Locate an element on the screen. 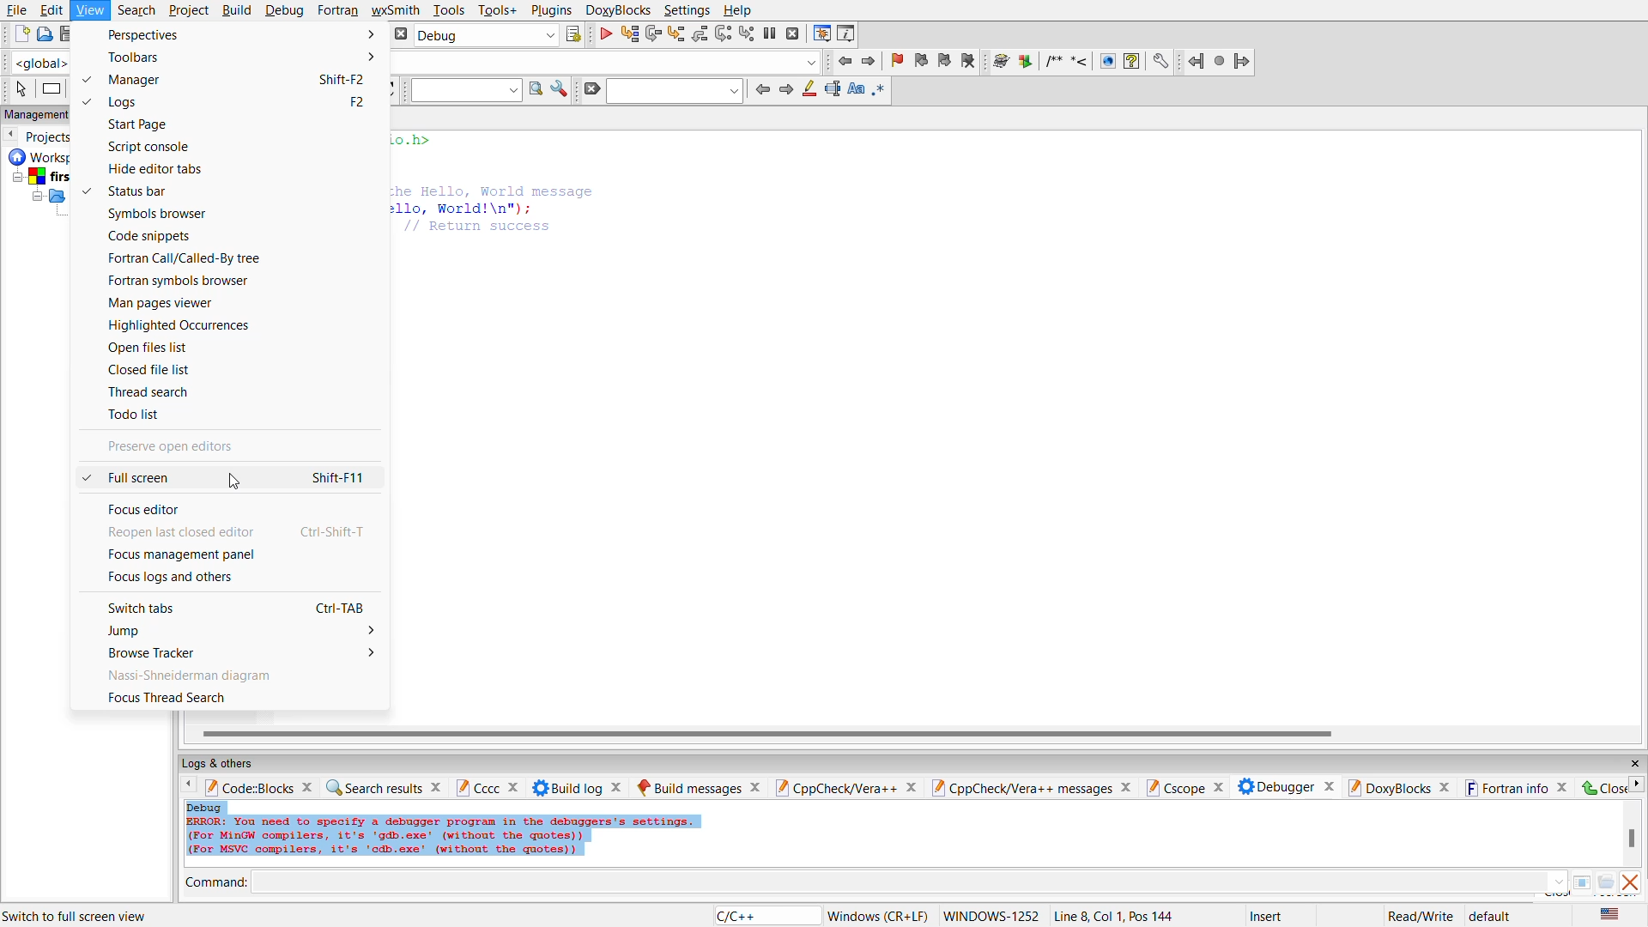 Image resolution: width=1648 pixels, height=927 pixels. tools+ is located at coordinates (500, 9).